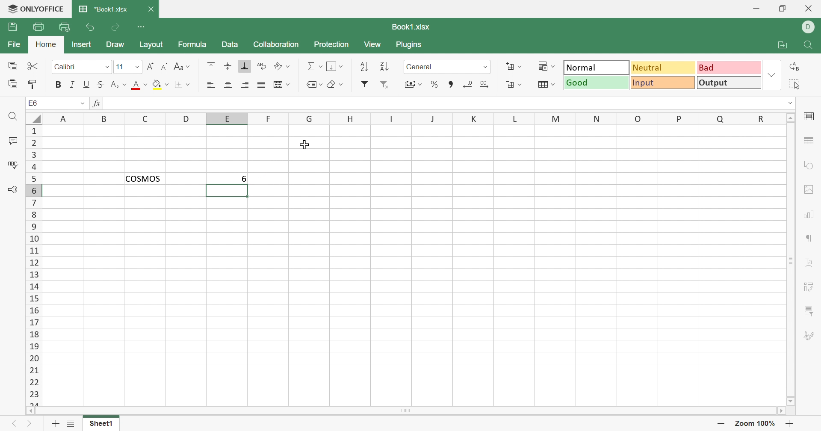 This screenshot has width=821, height=431. What do you see at coordinates (14, 191) in the screenshot?
I see `Feedback & Support` at bounding box center [14, 191].